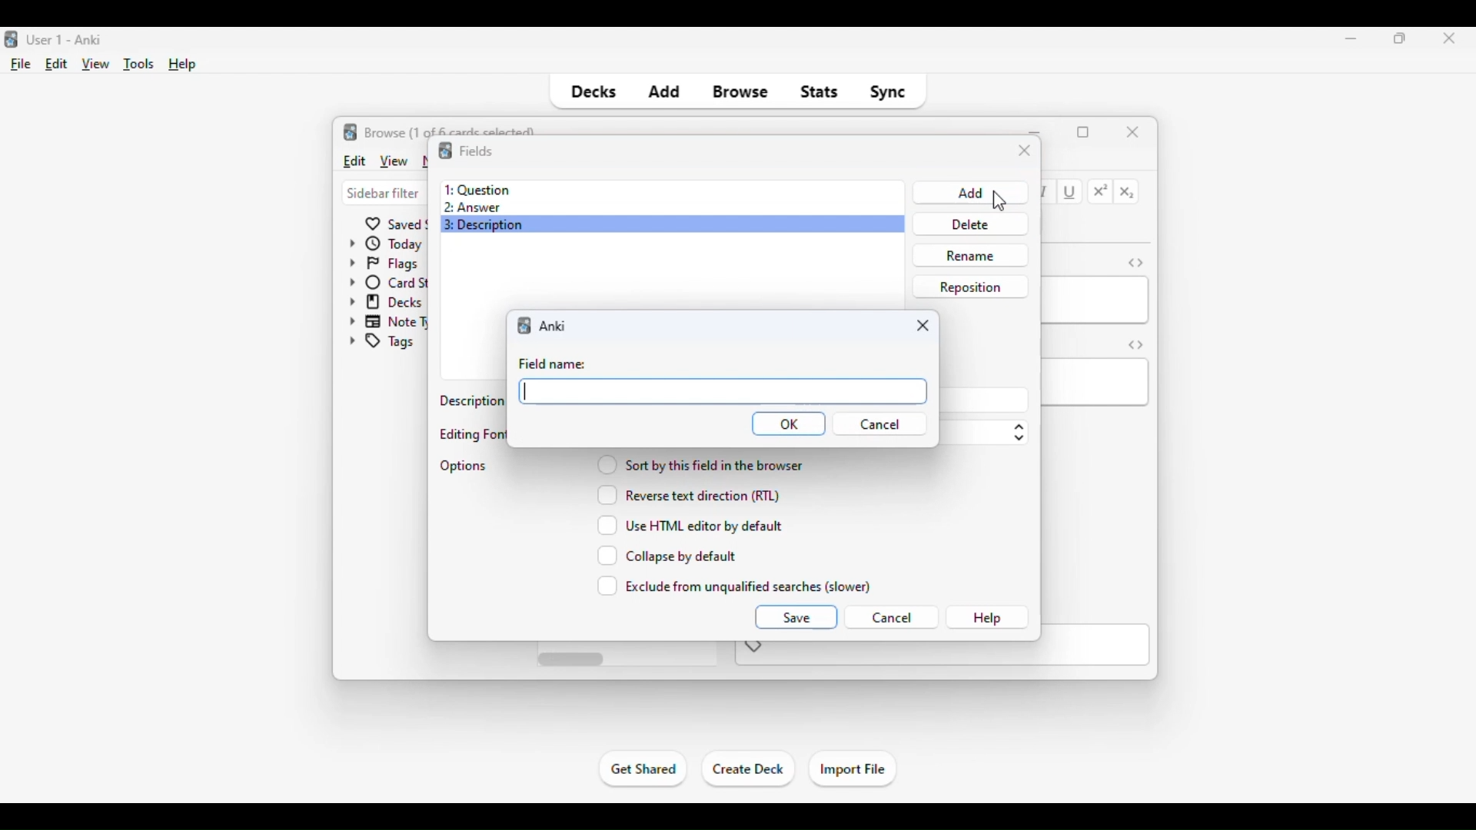  What do you see at coordinates (477, 189) in the screenshot?
I see `1: Question` at bounding box center [477, 189].